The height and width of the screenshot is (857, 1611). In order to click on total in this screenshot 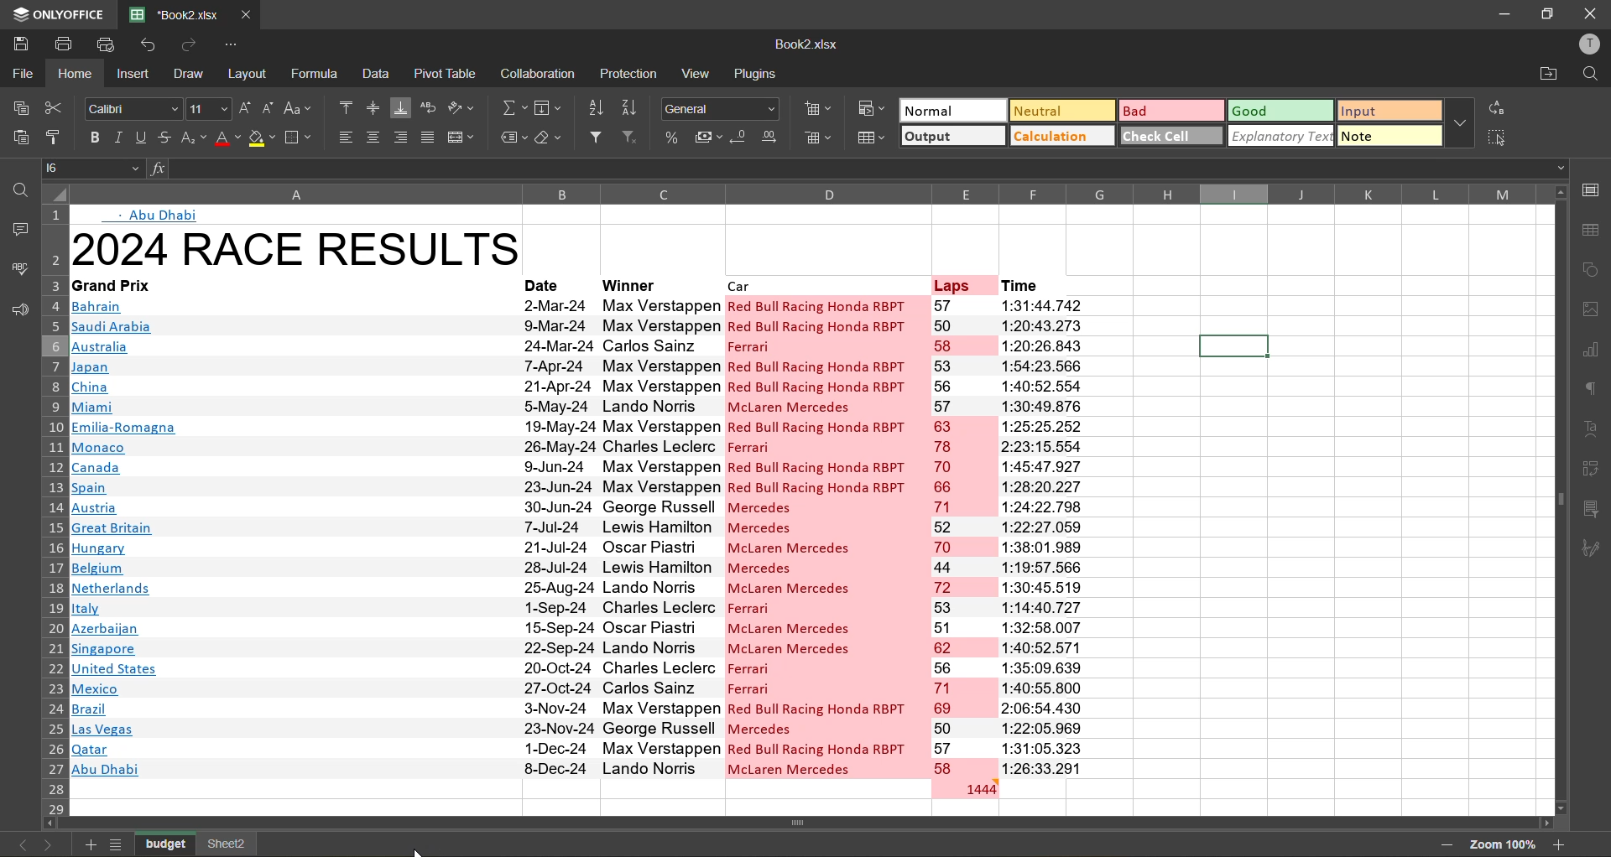, I will do `click(962, 787)`.